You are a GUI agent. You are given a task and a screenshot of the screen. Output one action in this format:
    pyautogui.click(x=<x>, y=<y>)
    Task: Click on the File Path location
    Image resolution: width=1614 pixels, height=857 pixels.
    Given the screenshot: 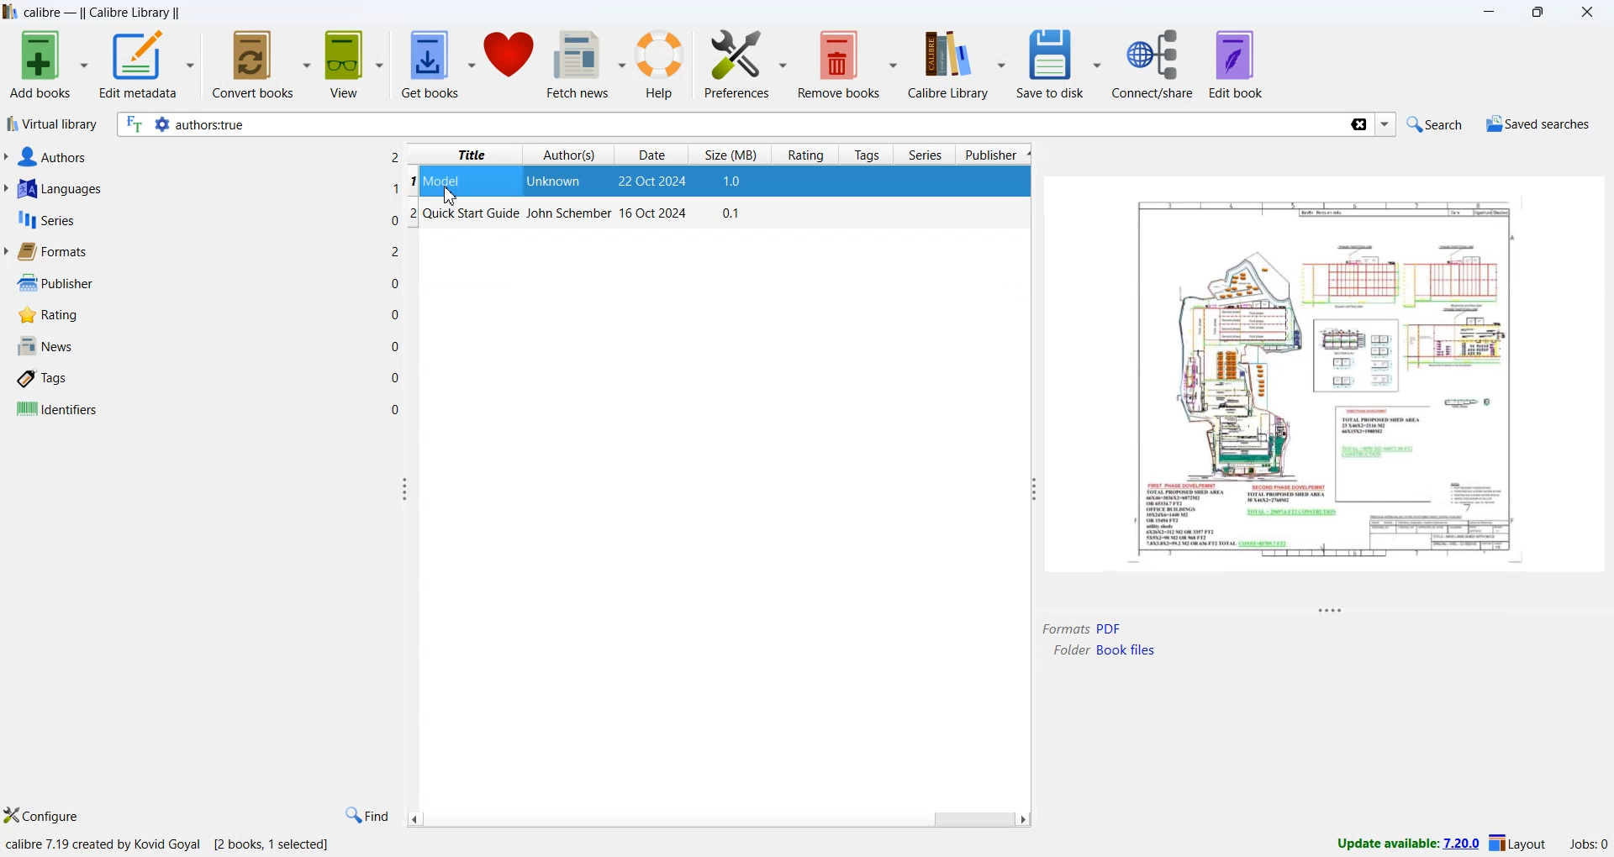 What is the action you would take?
    pyautogui.click(x=1104, y=650)
    